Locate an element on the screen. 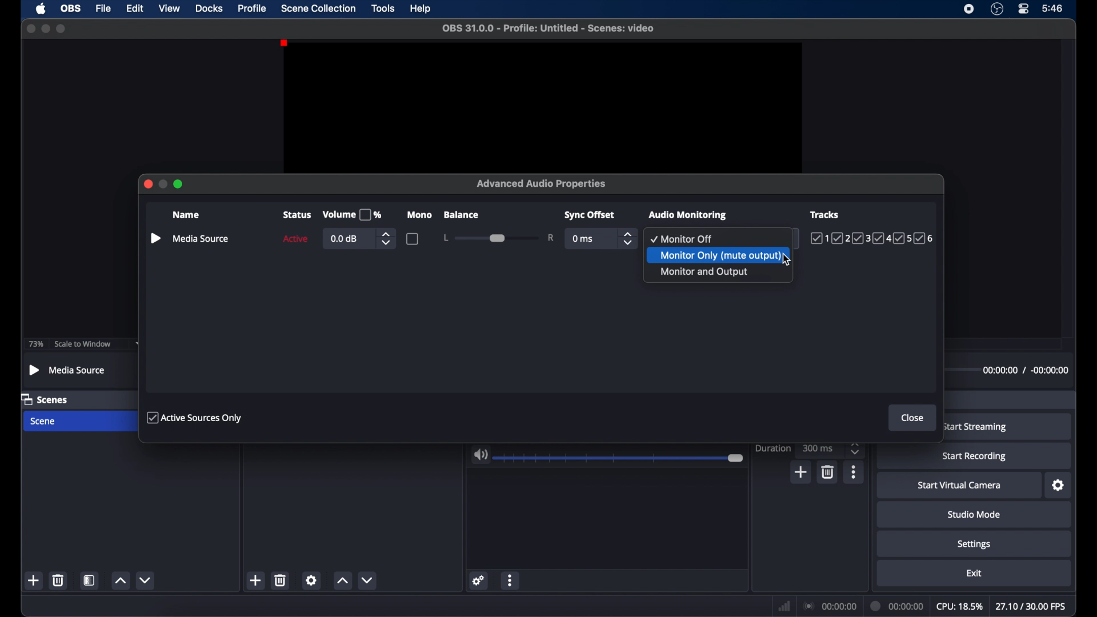 The image size is (1097, 617). audio monitoring is located at coordinates (686, 215).